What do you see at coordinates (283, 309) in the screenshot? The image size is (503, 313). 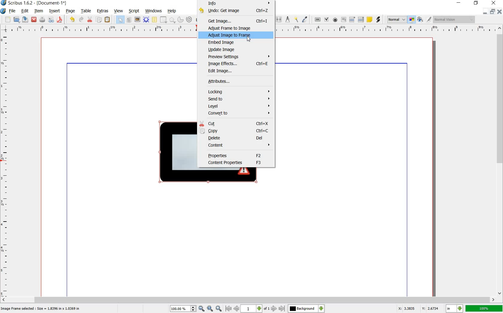 I see `move to over-next page` at bounding box center [283, 309].